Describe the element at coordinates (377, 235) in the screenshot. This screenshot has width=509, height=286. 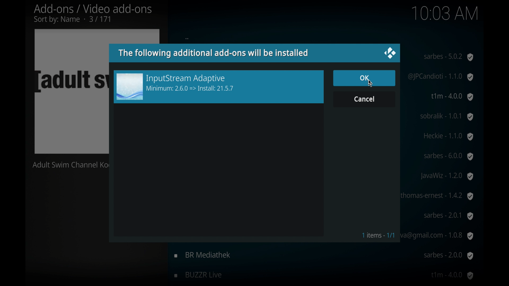
I see `1 items- 1/1` at that location.